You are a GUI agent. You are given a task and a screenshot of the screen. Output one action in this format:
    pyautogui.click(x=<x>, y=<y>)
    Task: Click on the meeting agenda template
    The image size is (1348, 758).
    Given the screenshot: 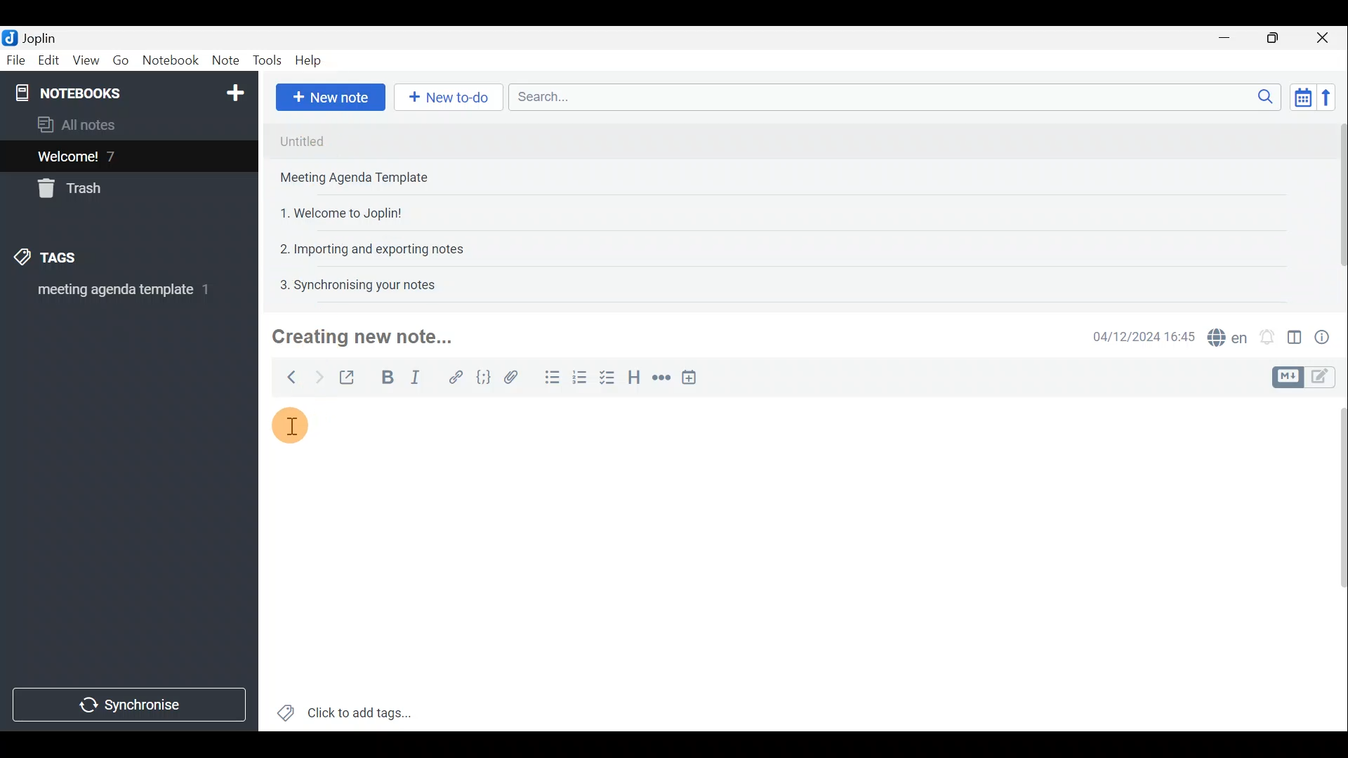 What is the action you would take?
    pyautogui.click(x=121, y=294)
    